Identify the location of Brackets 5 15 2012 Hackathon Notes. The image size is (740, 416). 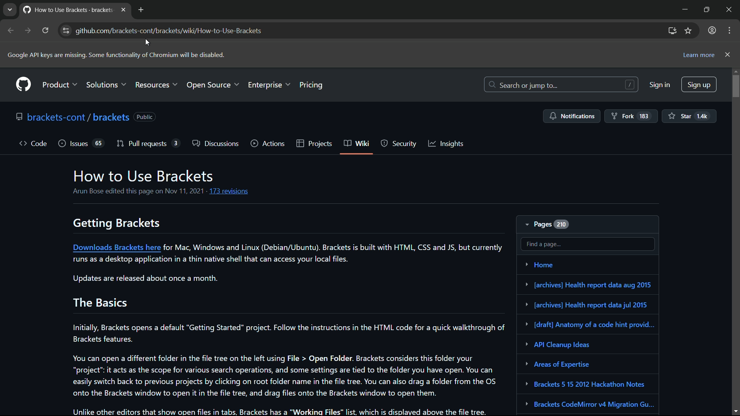
(587, 387).